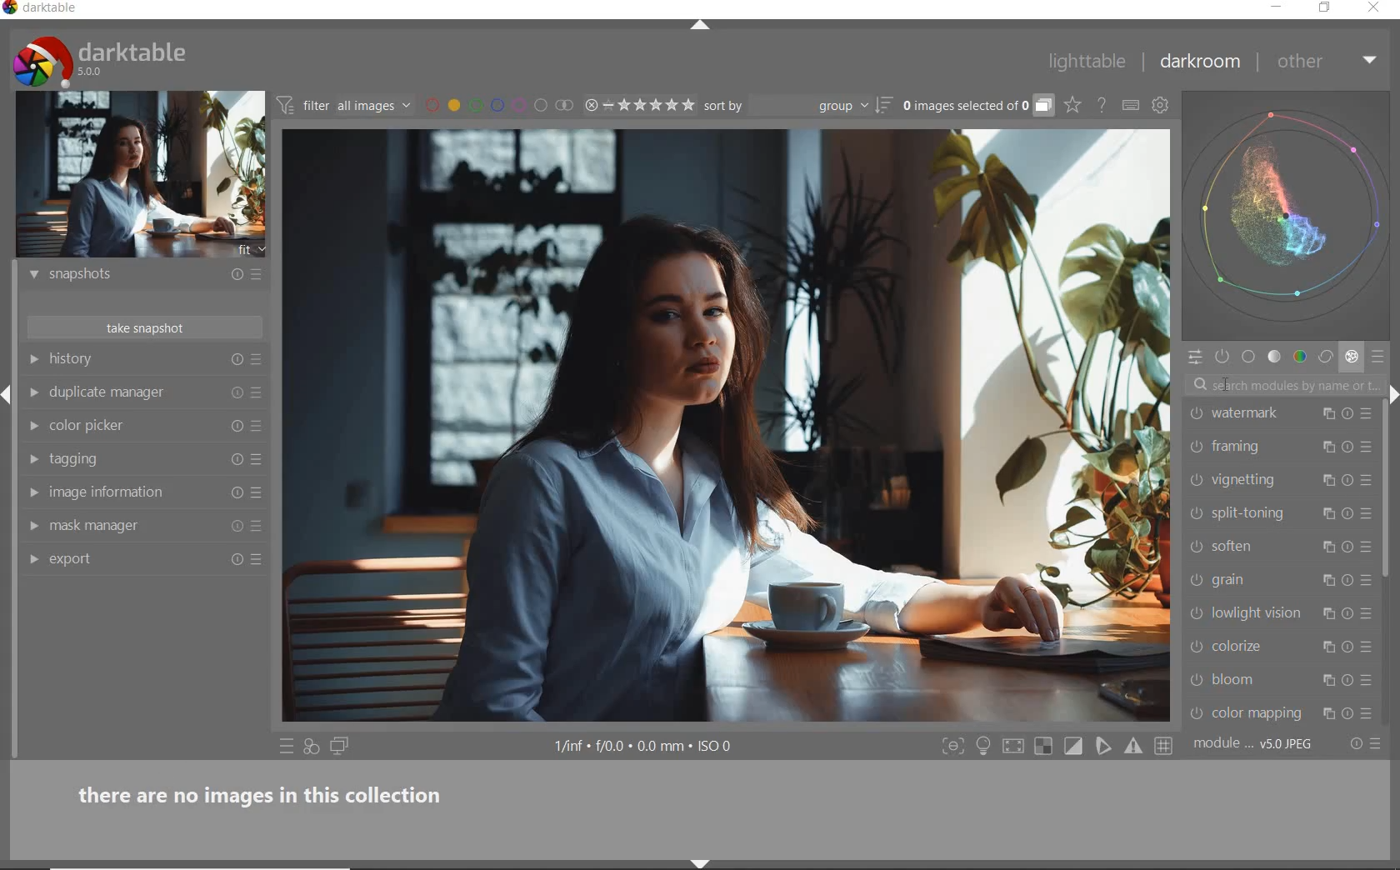 This screenshot has width=1400, height=870. I want to click on presets, so click(1380, 357).